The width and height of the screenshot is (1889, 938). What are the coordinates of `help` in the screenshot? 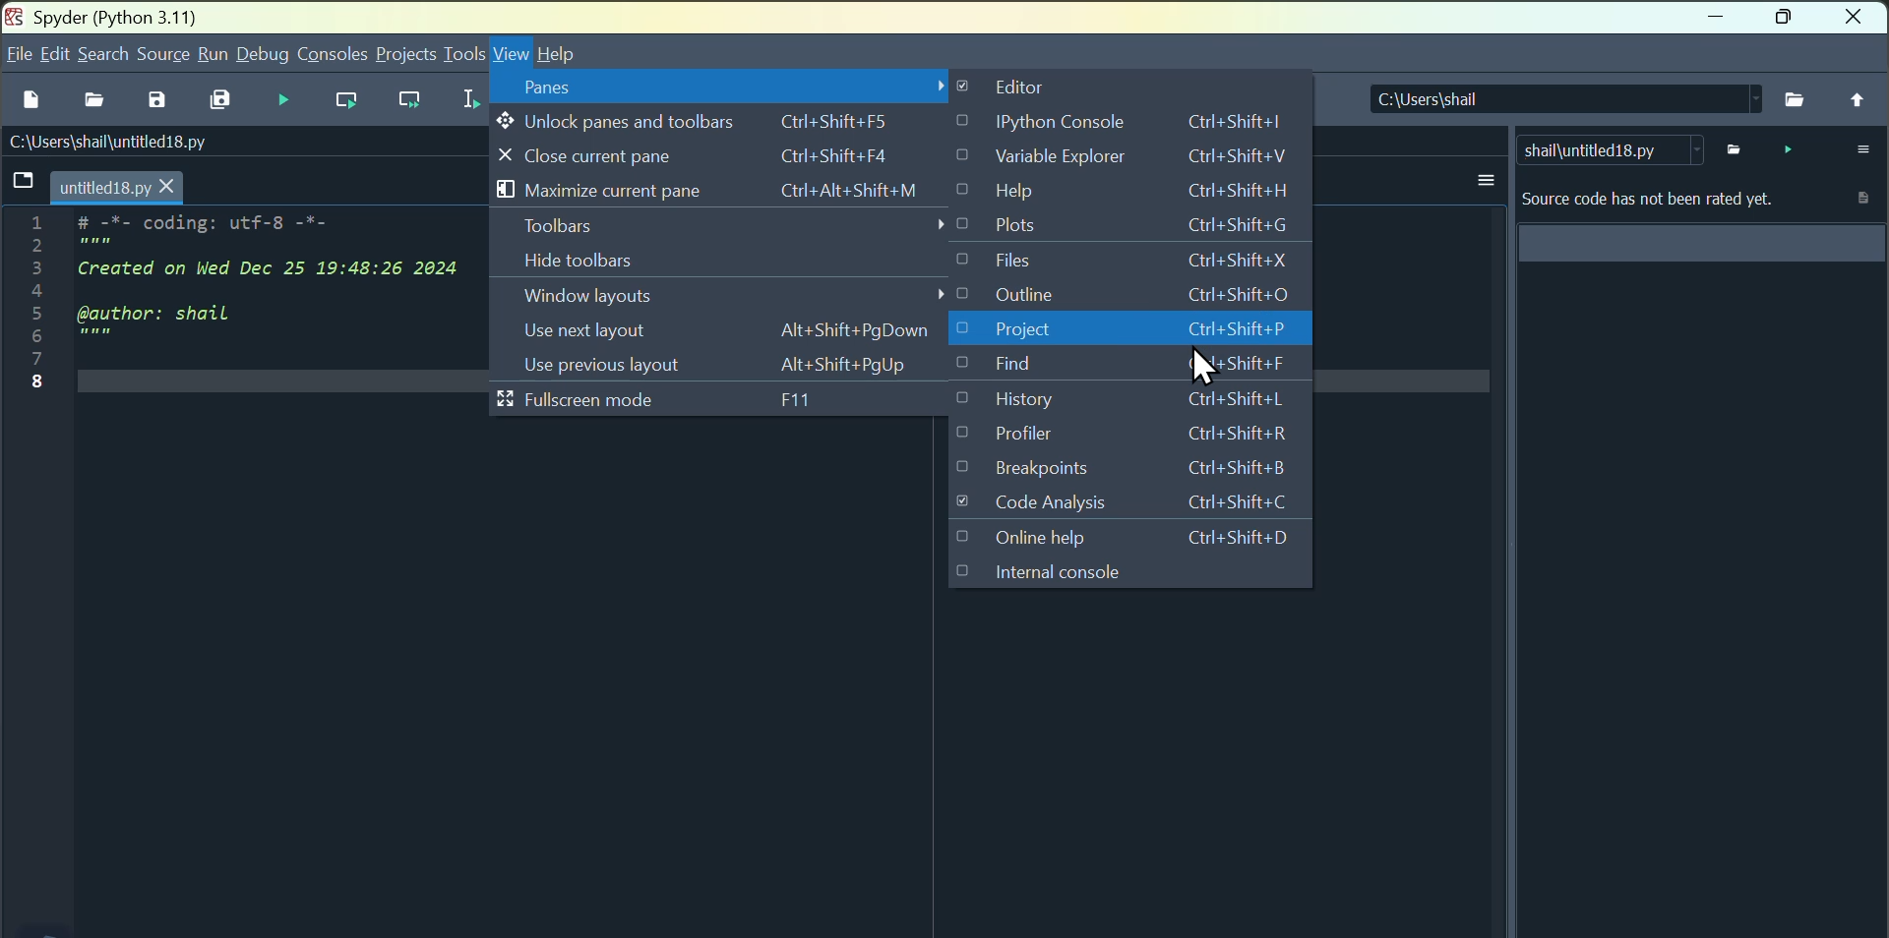 It's located at (572, 52).